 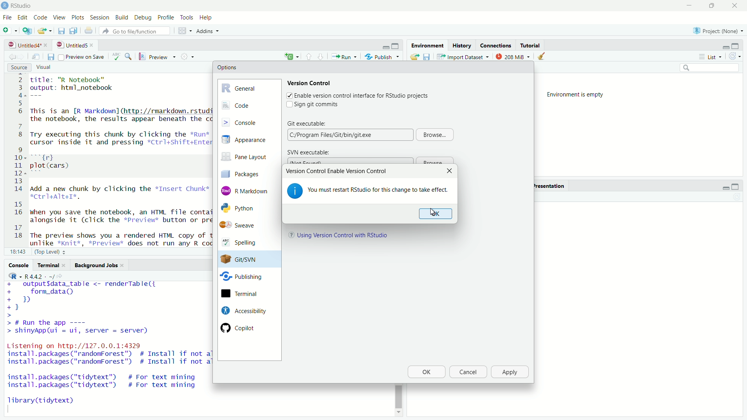 I want to click on History, so click(x=461, y=45).